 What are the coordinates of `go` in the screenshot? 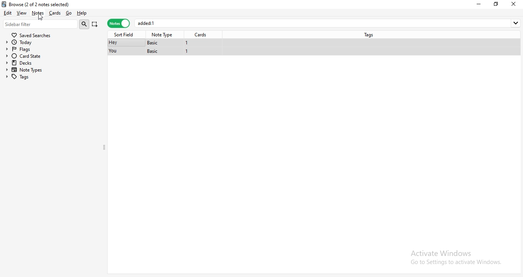 It's located at (68, 13).